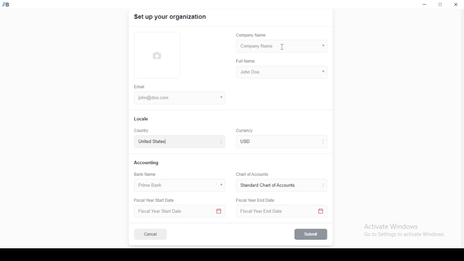 The height and width of the screenshot is (261, 464). Describe the element at coordinates (142, 119) in the screenshot. I see `locale` at that location.